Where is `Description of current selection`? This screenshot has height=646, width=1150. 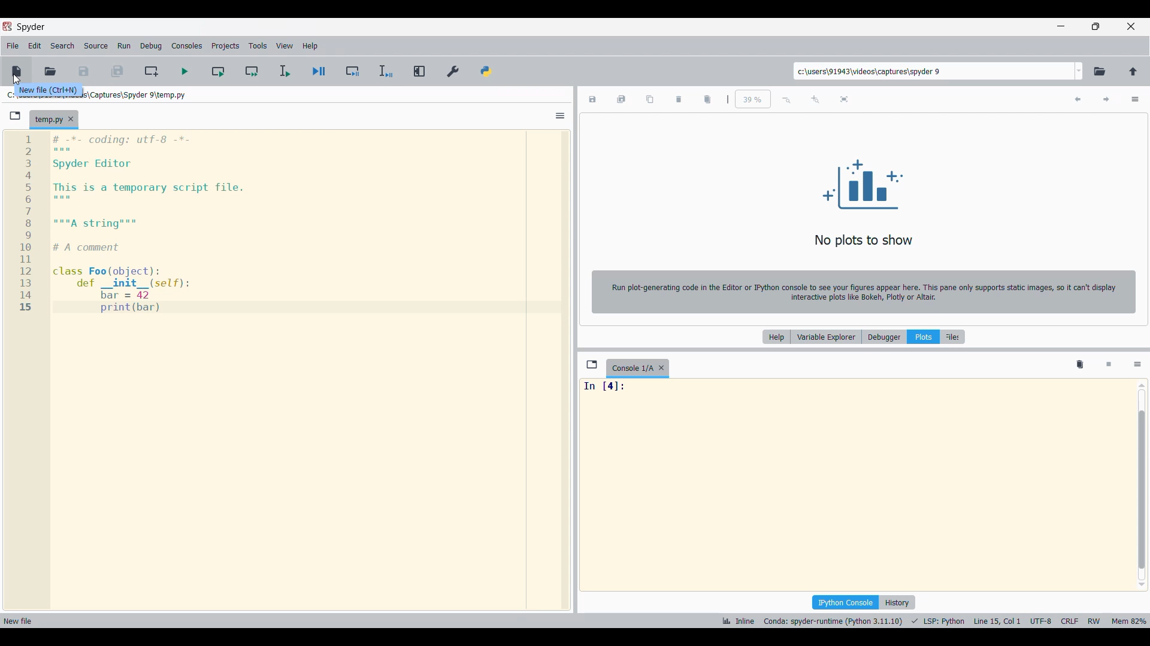
Description of current selection is located at coordinates (49, 90).